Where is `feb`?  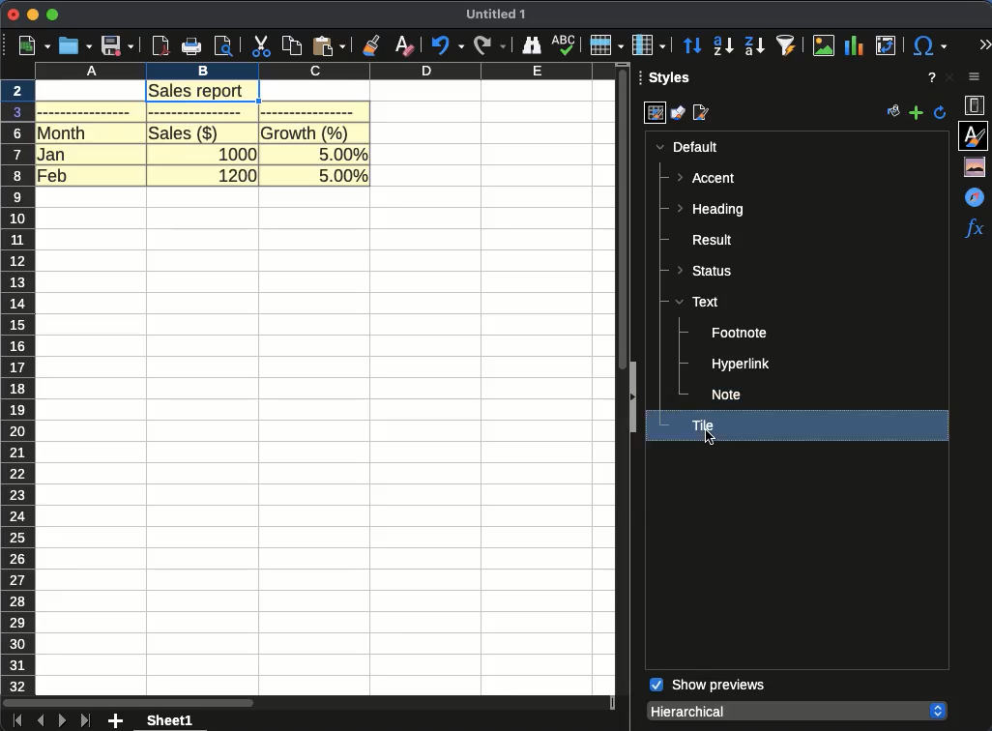
feb is located at coordinates (52, 174).